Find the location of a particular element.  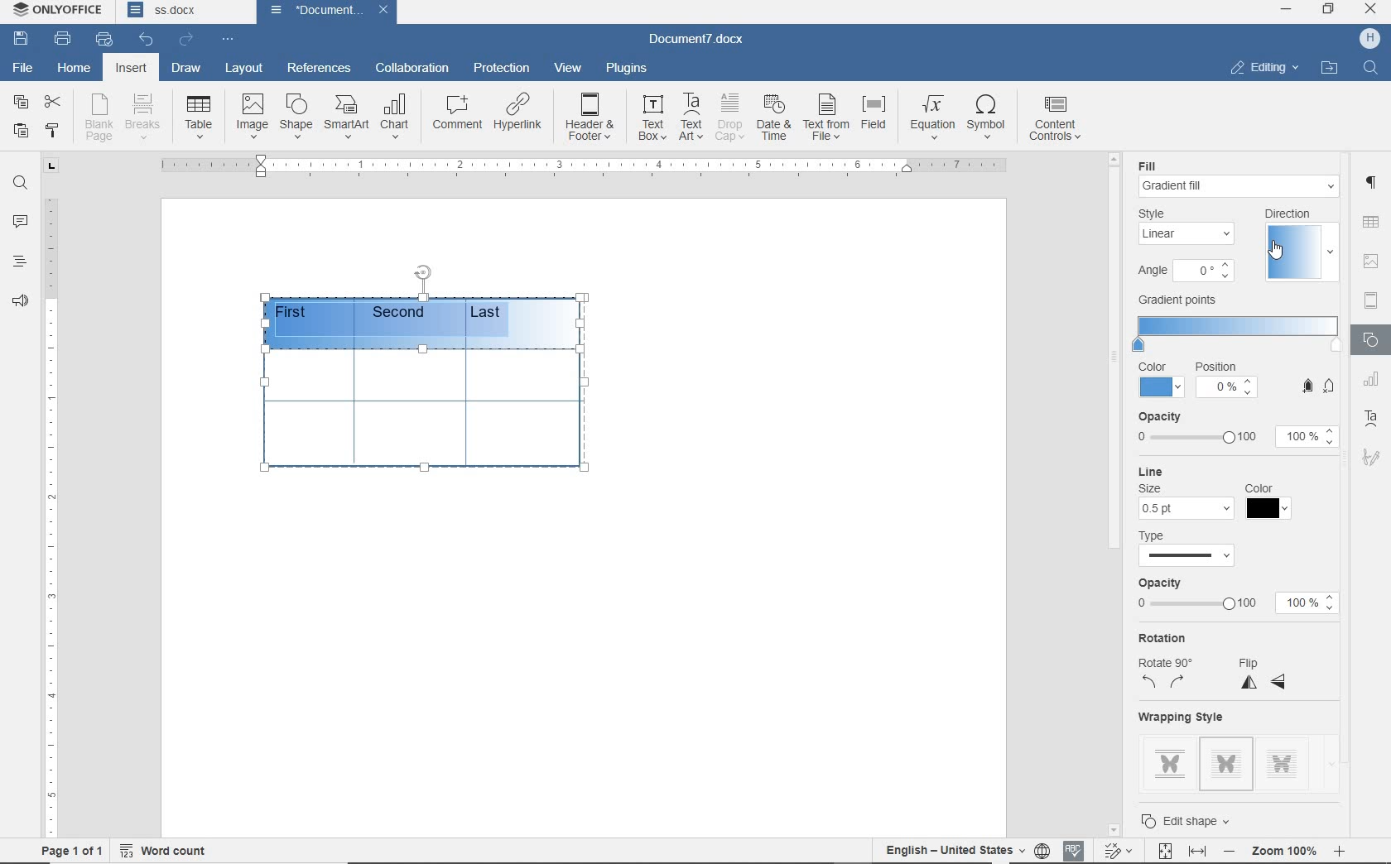

paste is located at coordinates (20, 130).